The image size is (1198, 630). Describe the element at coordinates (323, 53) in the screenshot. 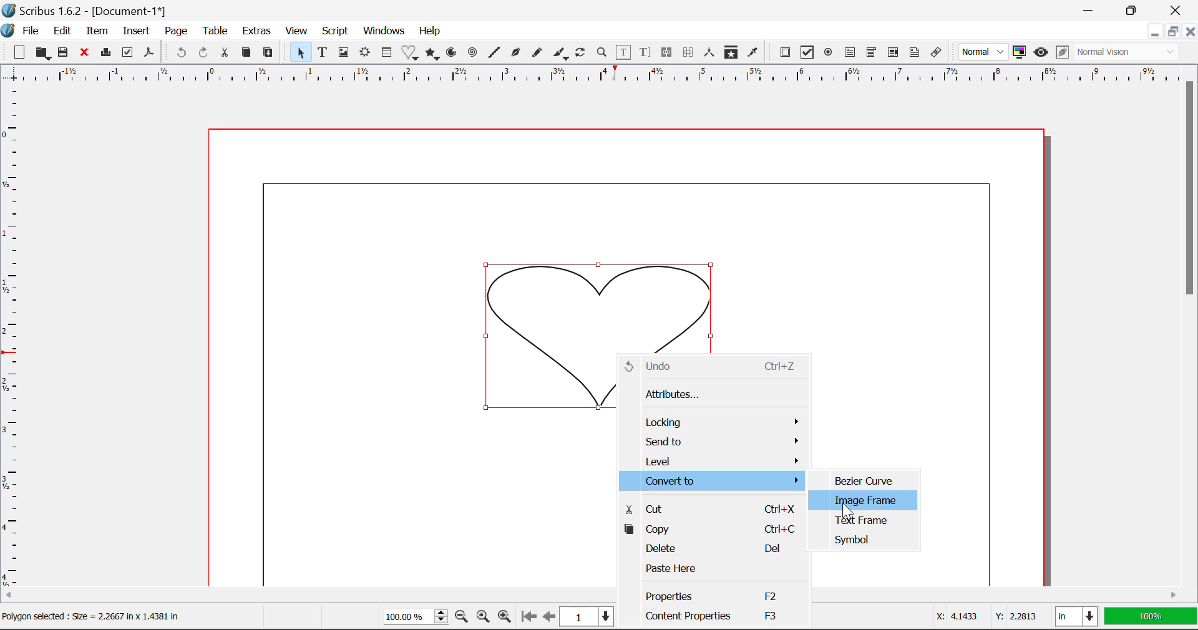

I see `Text Frames` at that location.